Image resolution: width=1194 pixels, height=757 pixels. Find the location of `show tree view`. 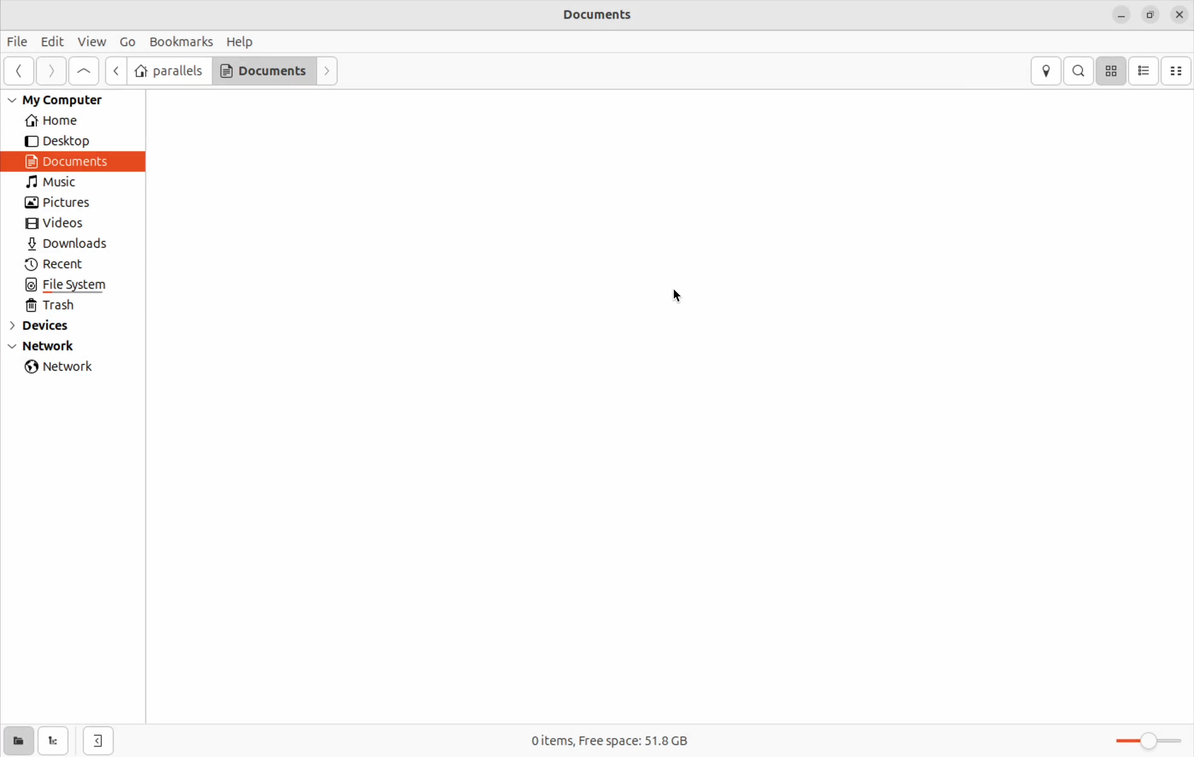

show tree view is located at coordinates (53, 741).